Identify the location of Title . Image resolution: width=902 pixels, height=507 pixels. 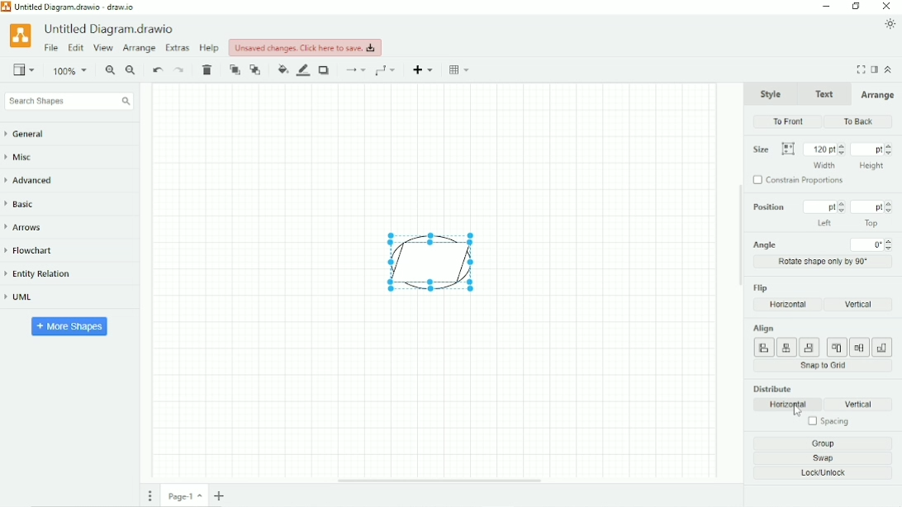
(74, 7).